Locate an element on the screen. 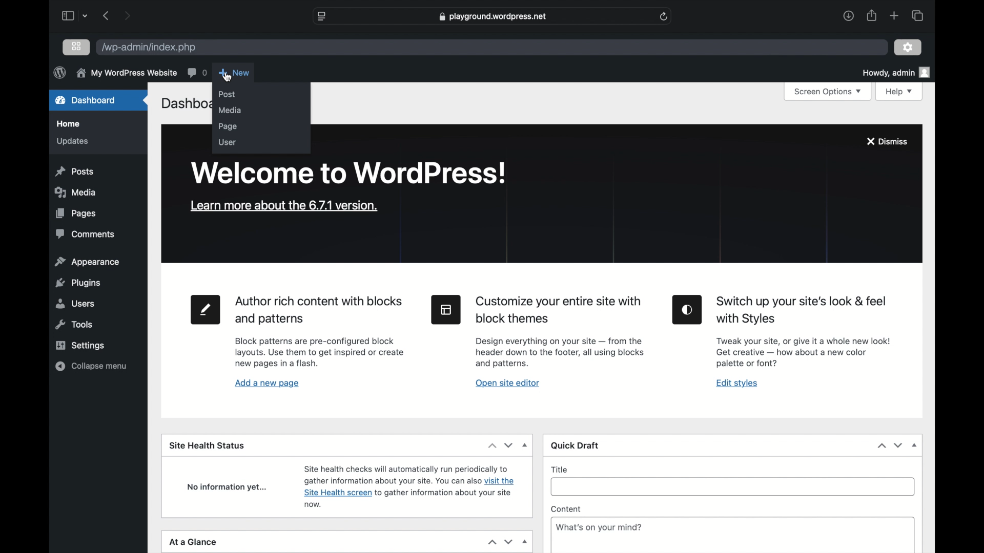 The width and height of the screenshot is (984, 553). posts is located at coordinates (74, 172).